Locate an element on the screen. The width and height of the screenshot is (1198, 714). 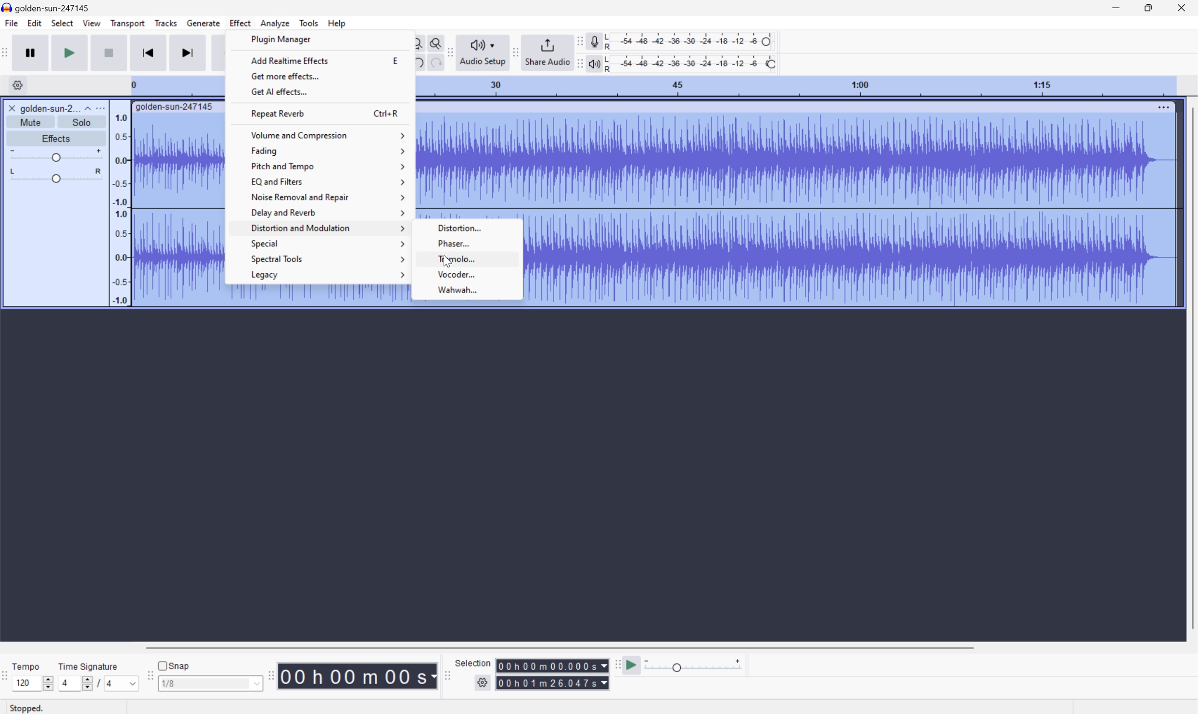
Distortion and Modulation is located at coordinates (327, 229).